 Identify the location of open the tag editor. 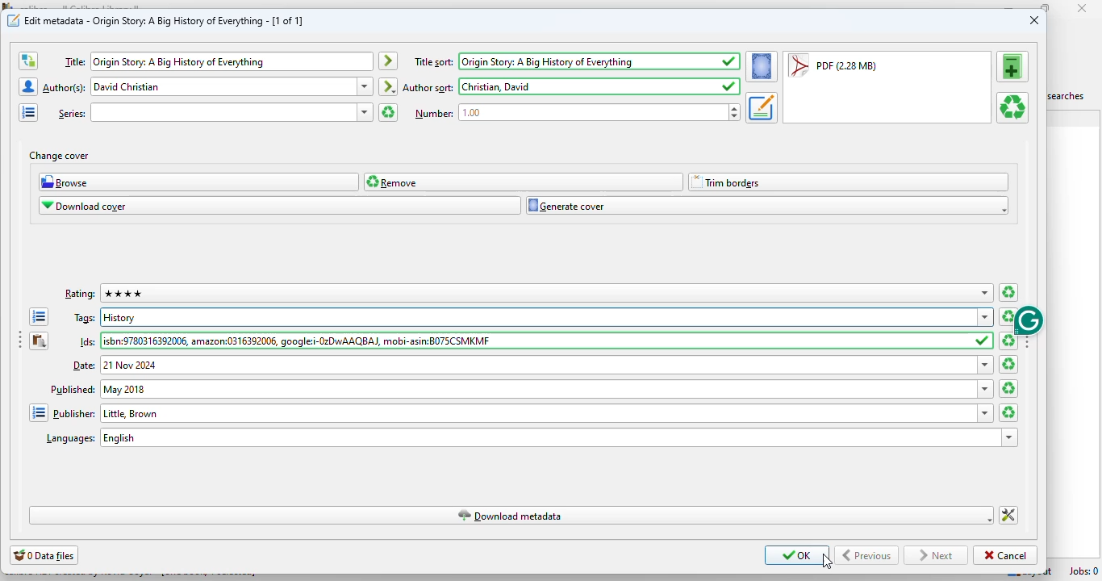
(38, 317).